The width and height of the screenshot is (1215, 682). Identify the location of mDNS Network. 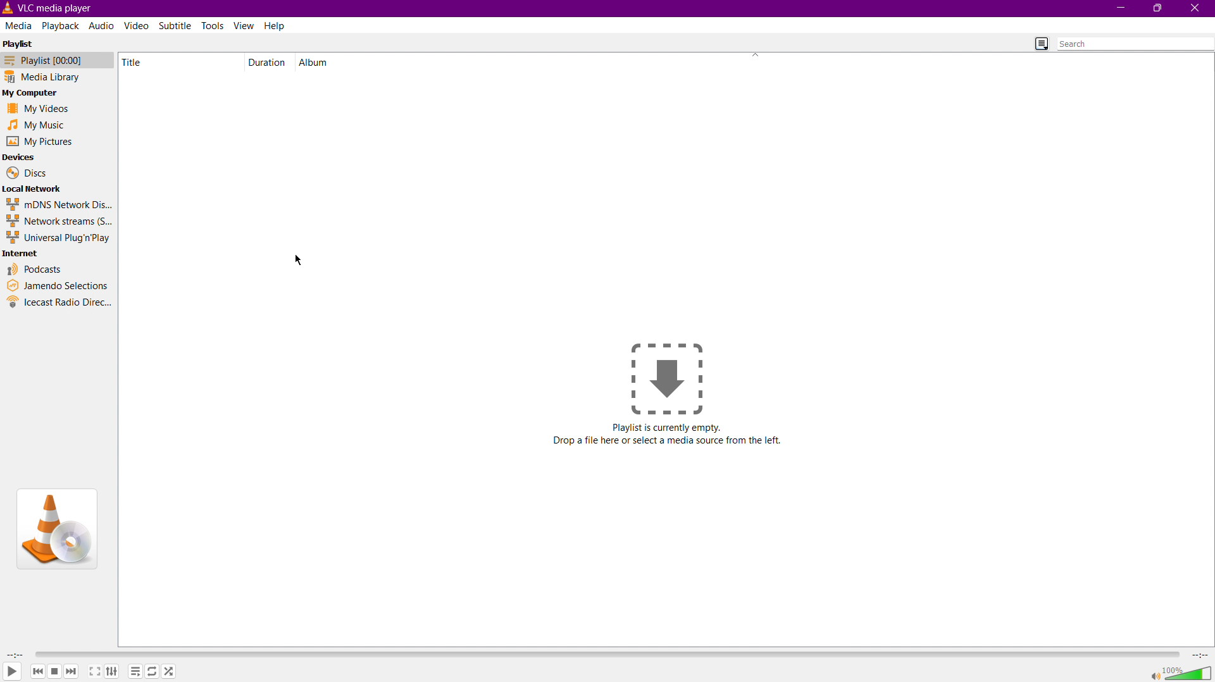
(58, 204).